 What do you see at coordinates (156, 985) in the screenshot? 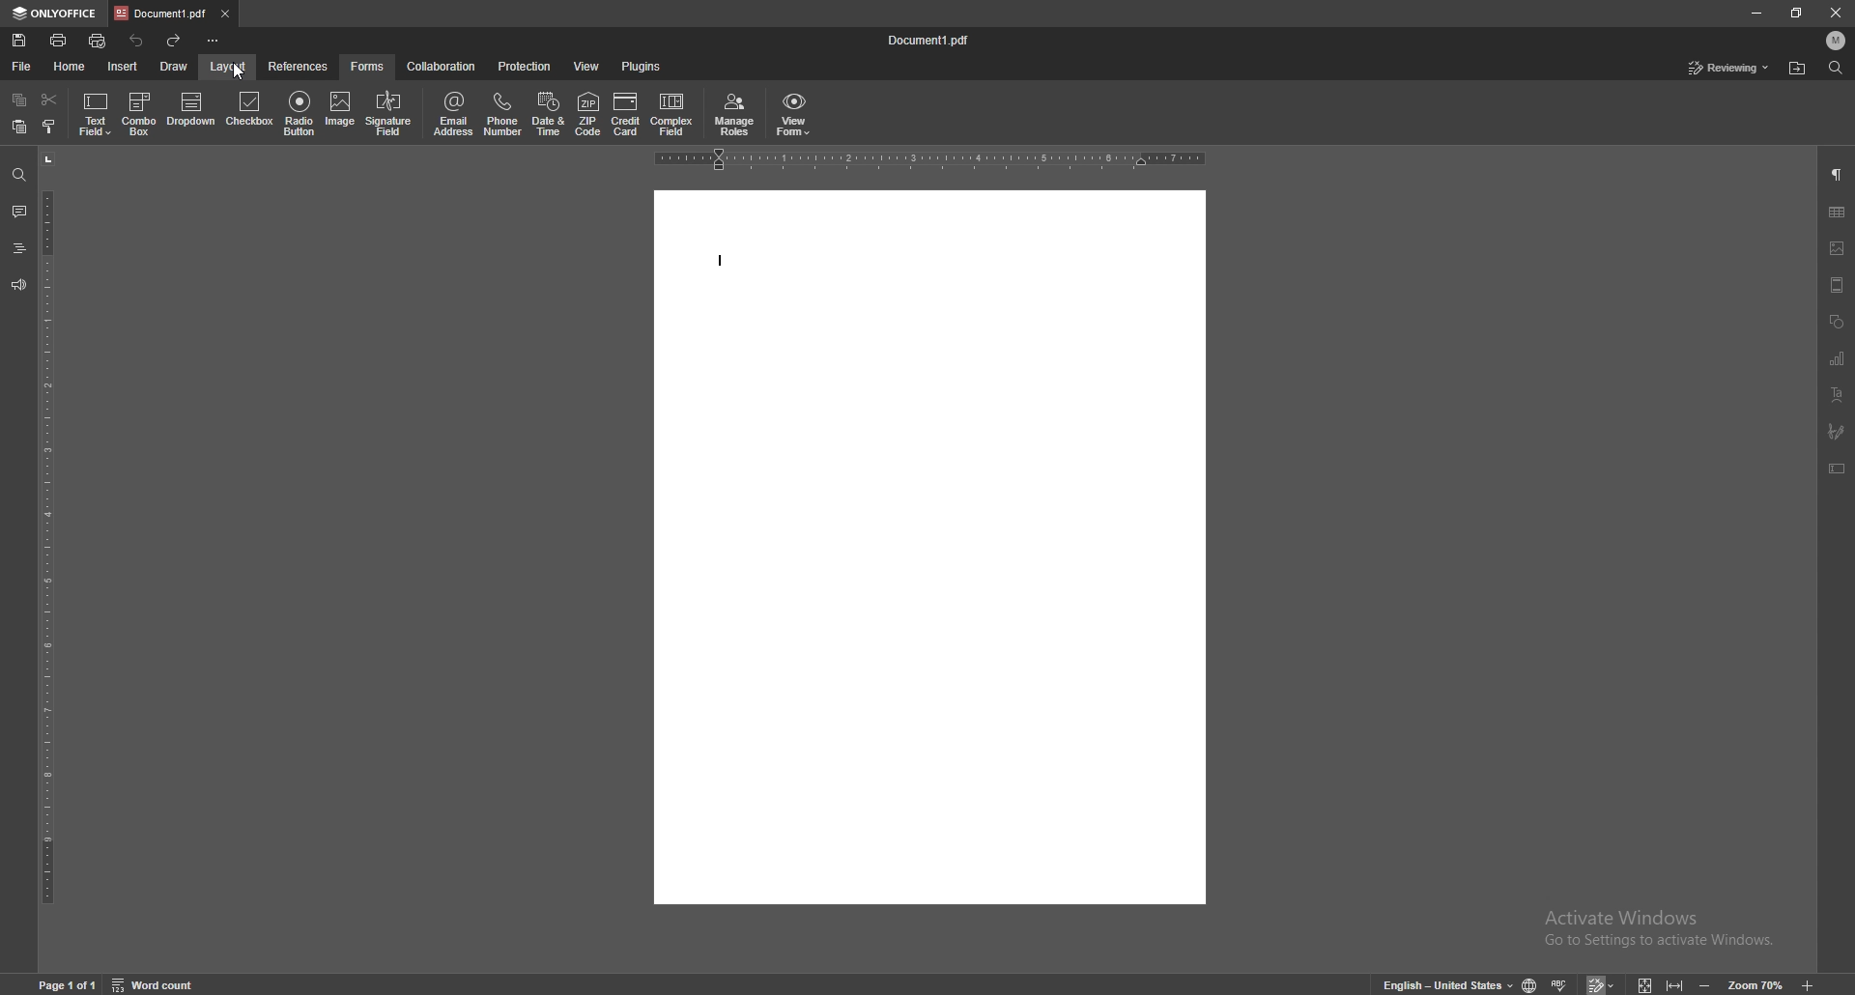
I see `word count` at bounding box center [156, 985].